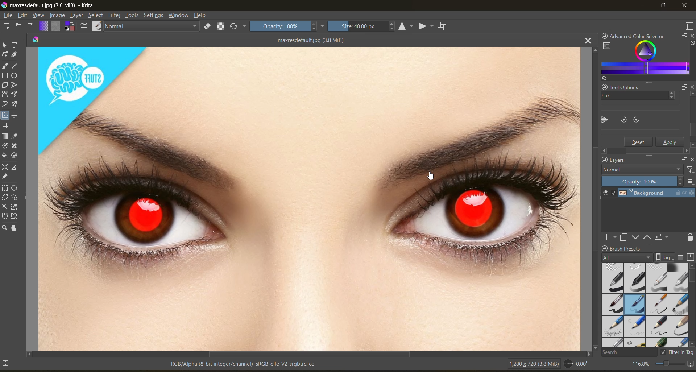 This screenshot has height=372, width=696. I want to click on fill gradients, so click(45, 26).